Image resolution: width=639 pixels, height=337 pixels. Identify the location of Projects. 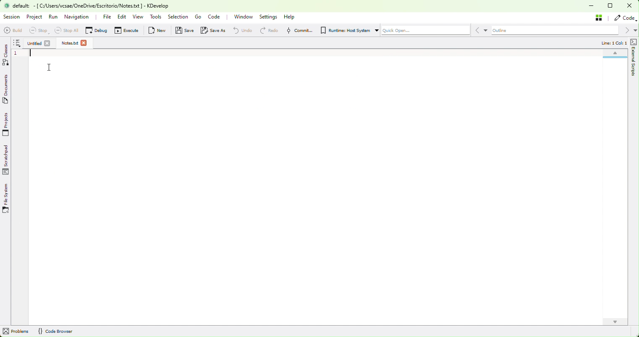
(7, 124).